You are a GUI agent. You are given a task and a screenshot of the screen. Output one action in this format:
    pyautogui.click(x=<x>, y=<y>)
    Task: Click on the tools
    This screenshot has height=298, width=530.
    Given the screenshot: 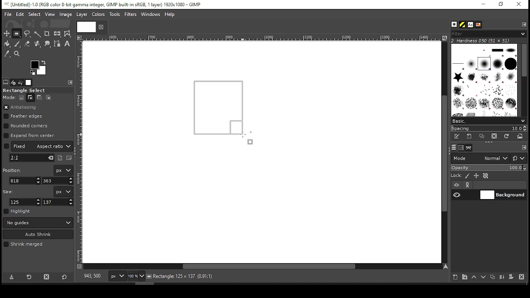 What is the action you would take?
    pyautogui.click(x=116, y=15)
    